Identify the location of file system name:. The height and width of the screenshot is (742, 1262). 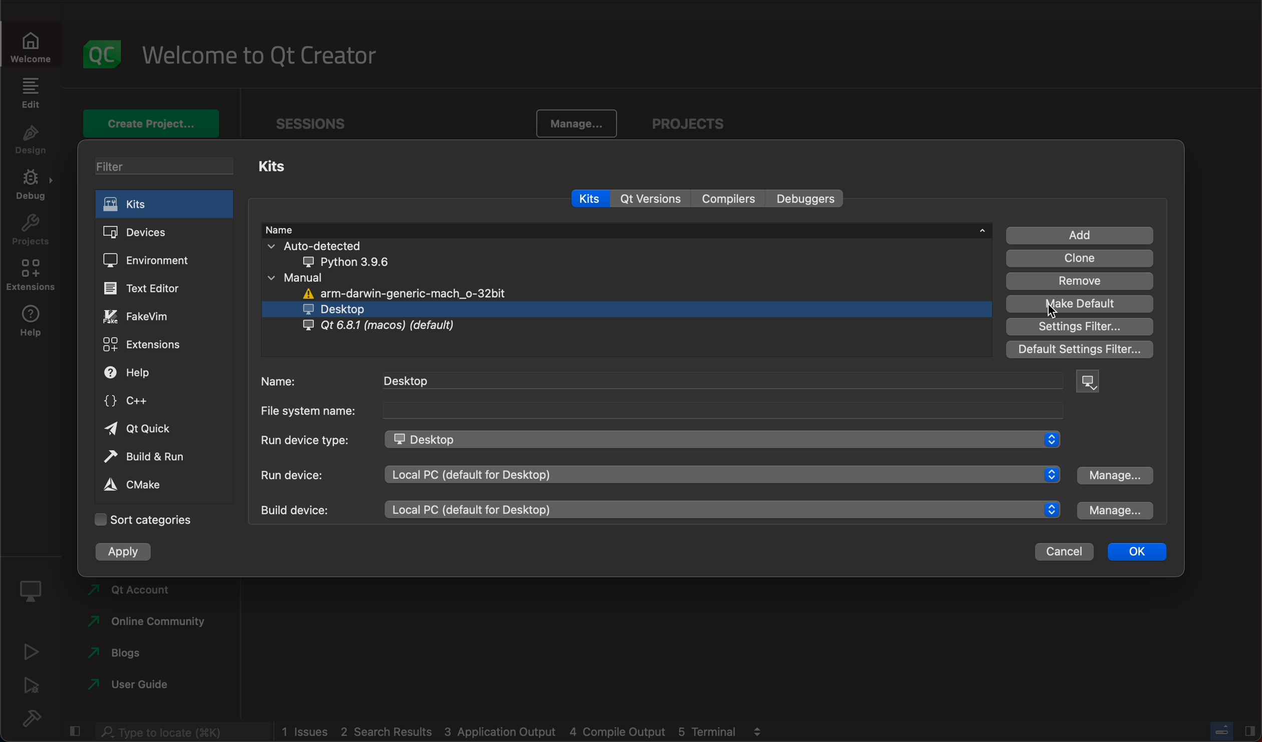
(665, 408).